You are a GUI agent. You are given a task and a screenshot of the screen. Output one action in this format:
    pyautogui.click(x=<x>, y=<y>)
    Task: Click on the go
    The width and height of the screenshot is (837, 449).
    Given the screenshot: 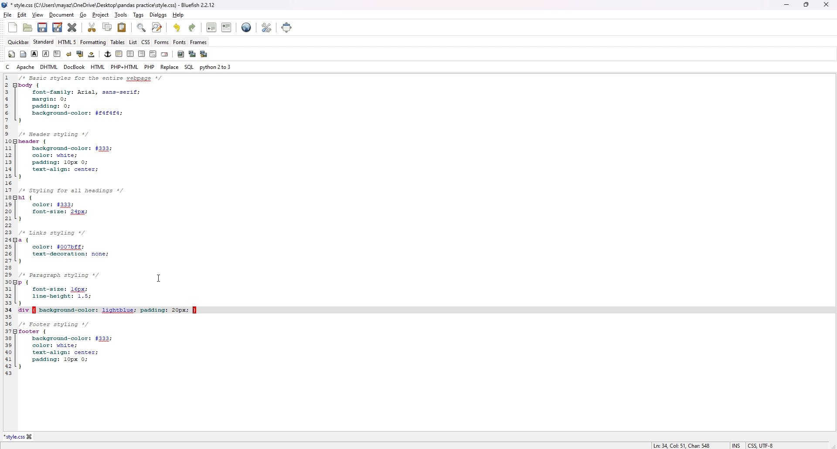 What is the action you would take?
    pyautogui.click(x=83, y=15)
    